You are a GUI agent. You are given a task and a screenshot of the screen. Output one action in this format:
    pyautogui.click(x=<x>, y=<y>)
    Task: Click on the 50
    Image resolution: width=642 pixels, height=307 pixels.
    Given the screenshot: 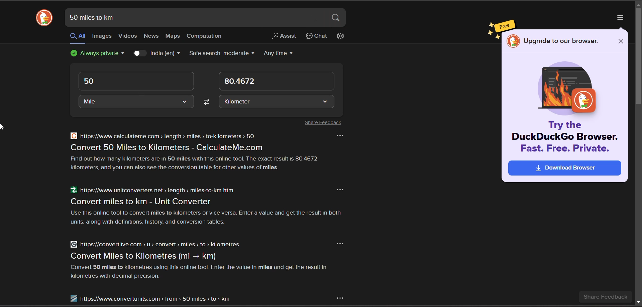 What is the action you would take?
    pyautogui.click(x=92, y=81)
    